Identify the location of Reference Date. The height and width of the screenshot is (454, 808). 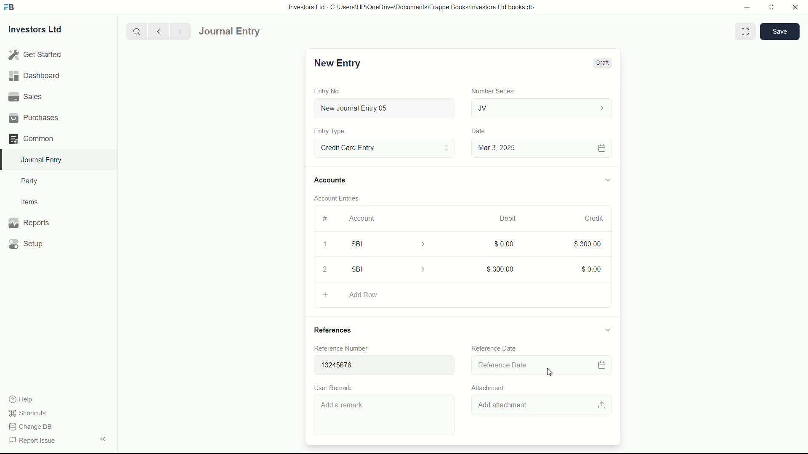
(539, 366).